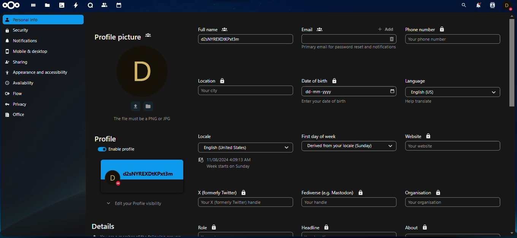  What do you see at coordinates (228, 166) in the screenshot?
I see `Week starts on Sunday` at bounding box center [228, 166].